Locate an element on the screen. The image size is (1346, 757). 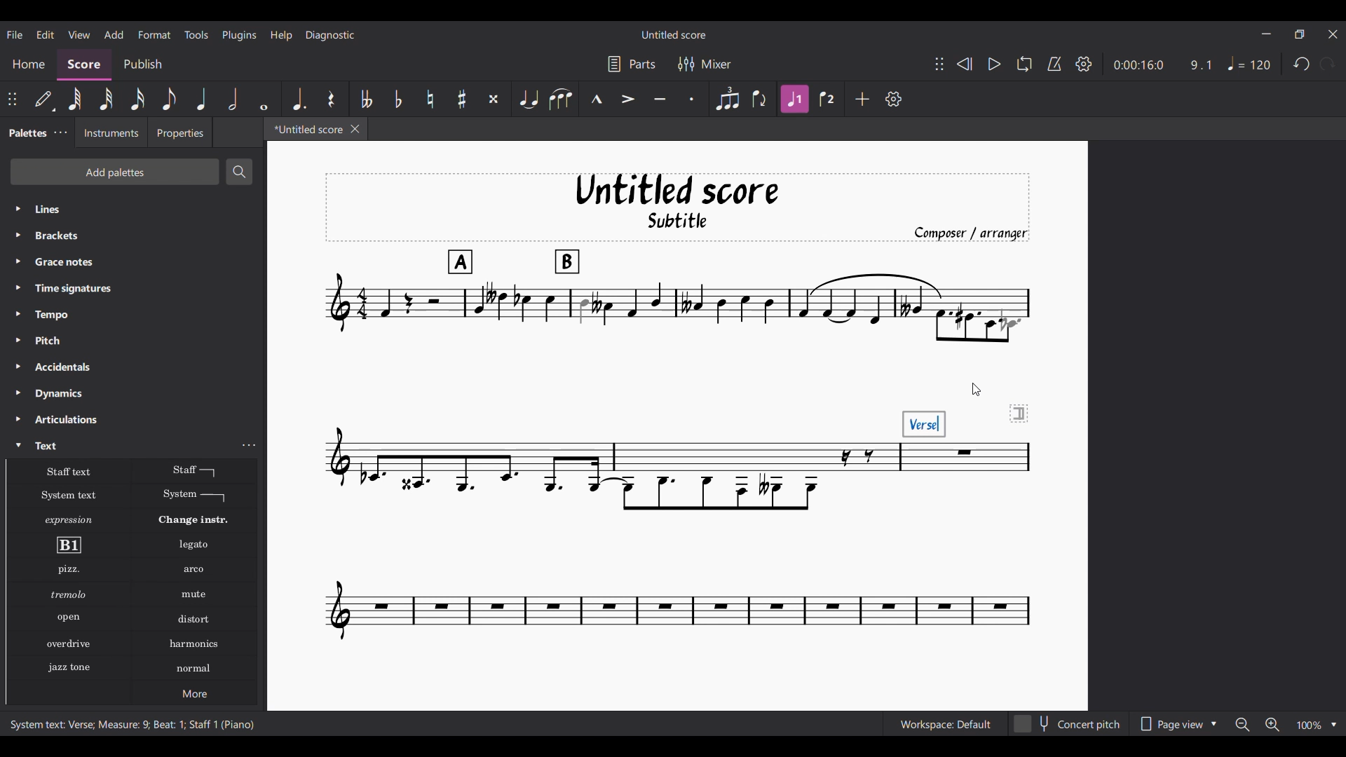
Rehearsal mark is located at coordinates (69, 545).